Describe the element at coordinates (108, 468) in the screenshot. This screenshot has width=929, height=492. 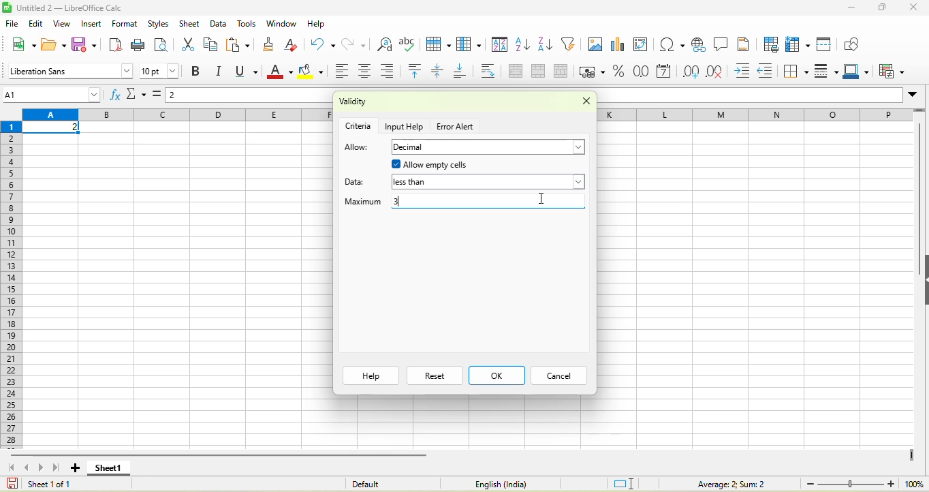
I see `sheet 1` at that location.